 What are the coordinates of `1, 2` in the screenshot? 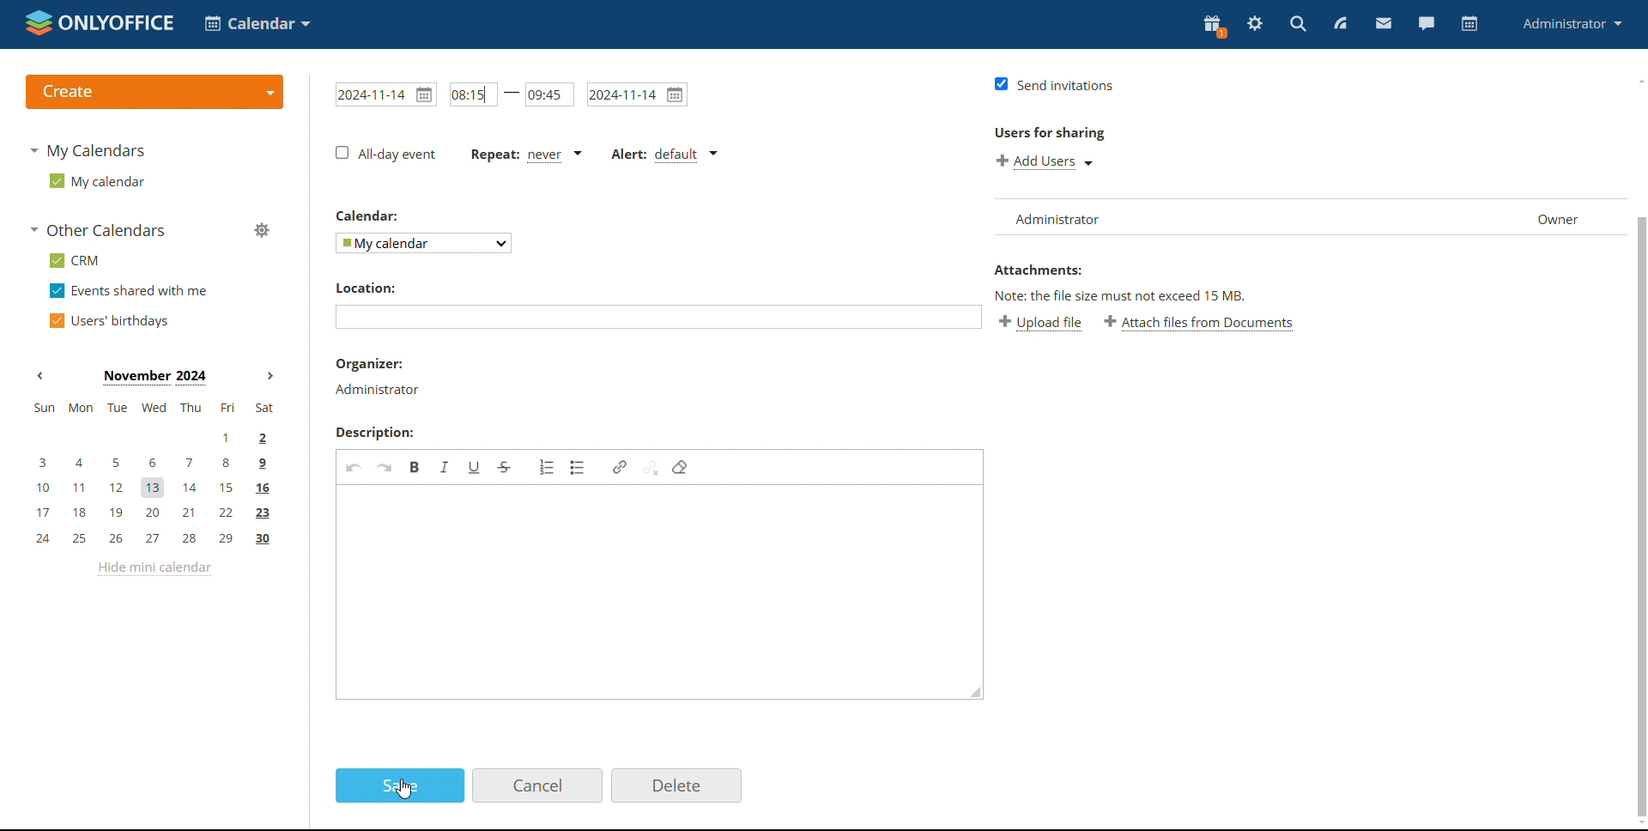 It's located at (153, 436).